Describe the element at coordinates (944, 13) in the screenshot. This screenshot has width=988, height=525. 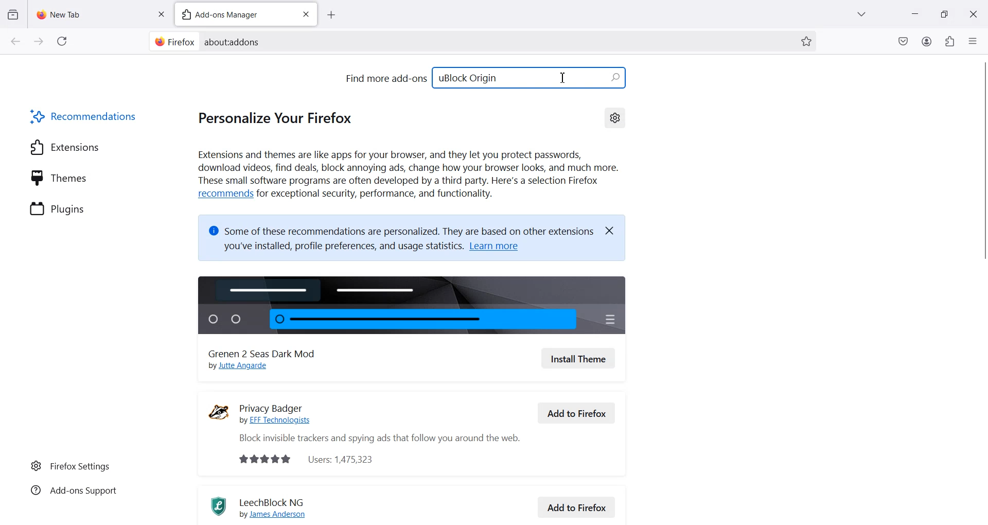
I see `Maximize` at that location.